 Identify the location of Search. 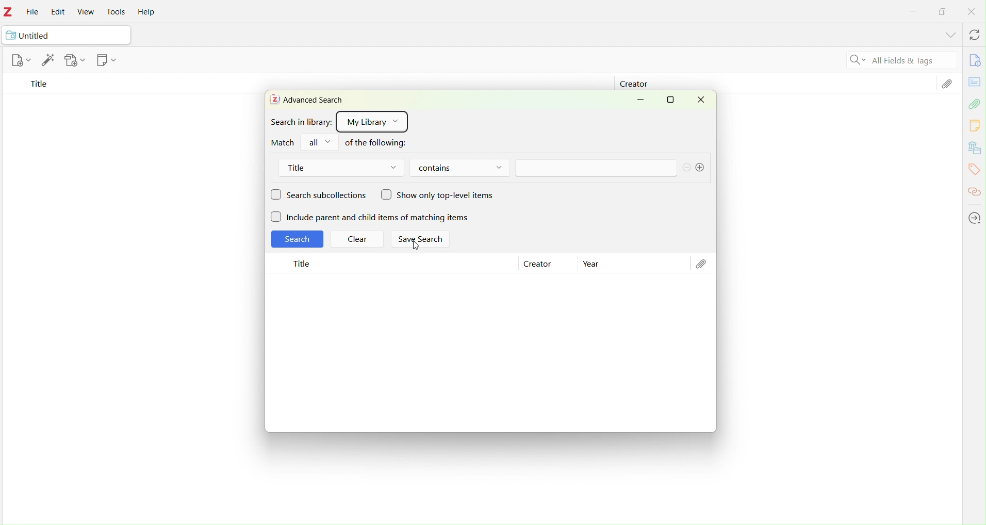
(297, 239).